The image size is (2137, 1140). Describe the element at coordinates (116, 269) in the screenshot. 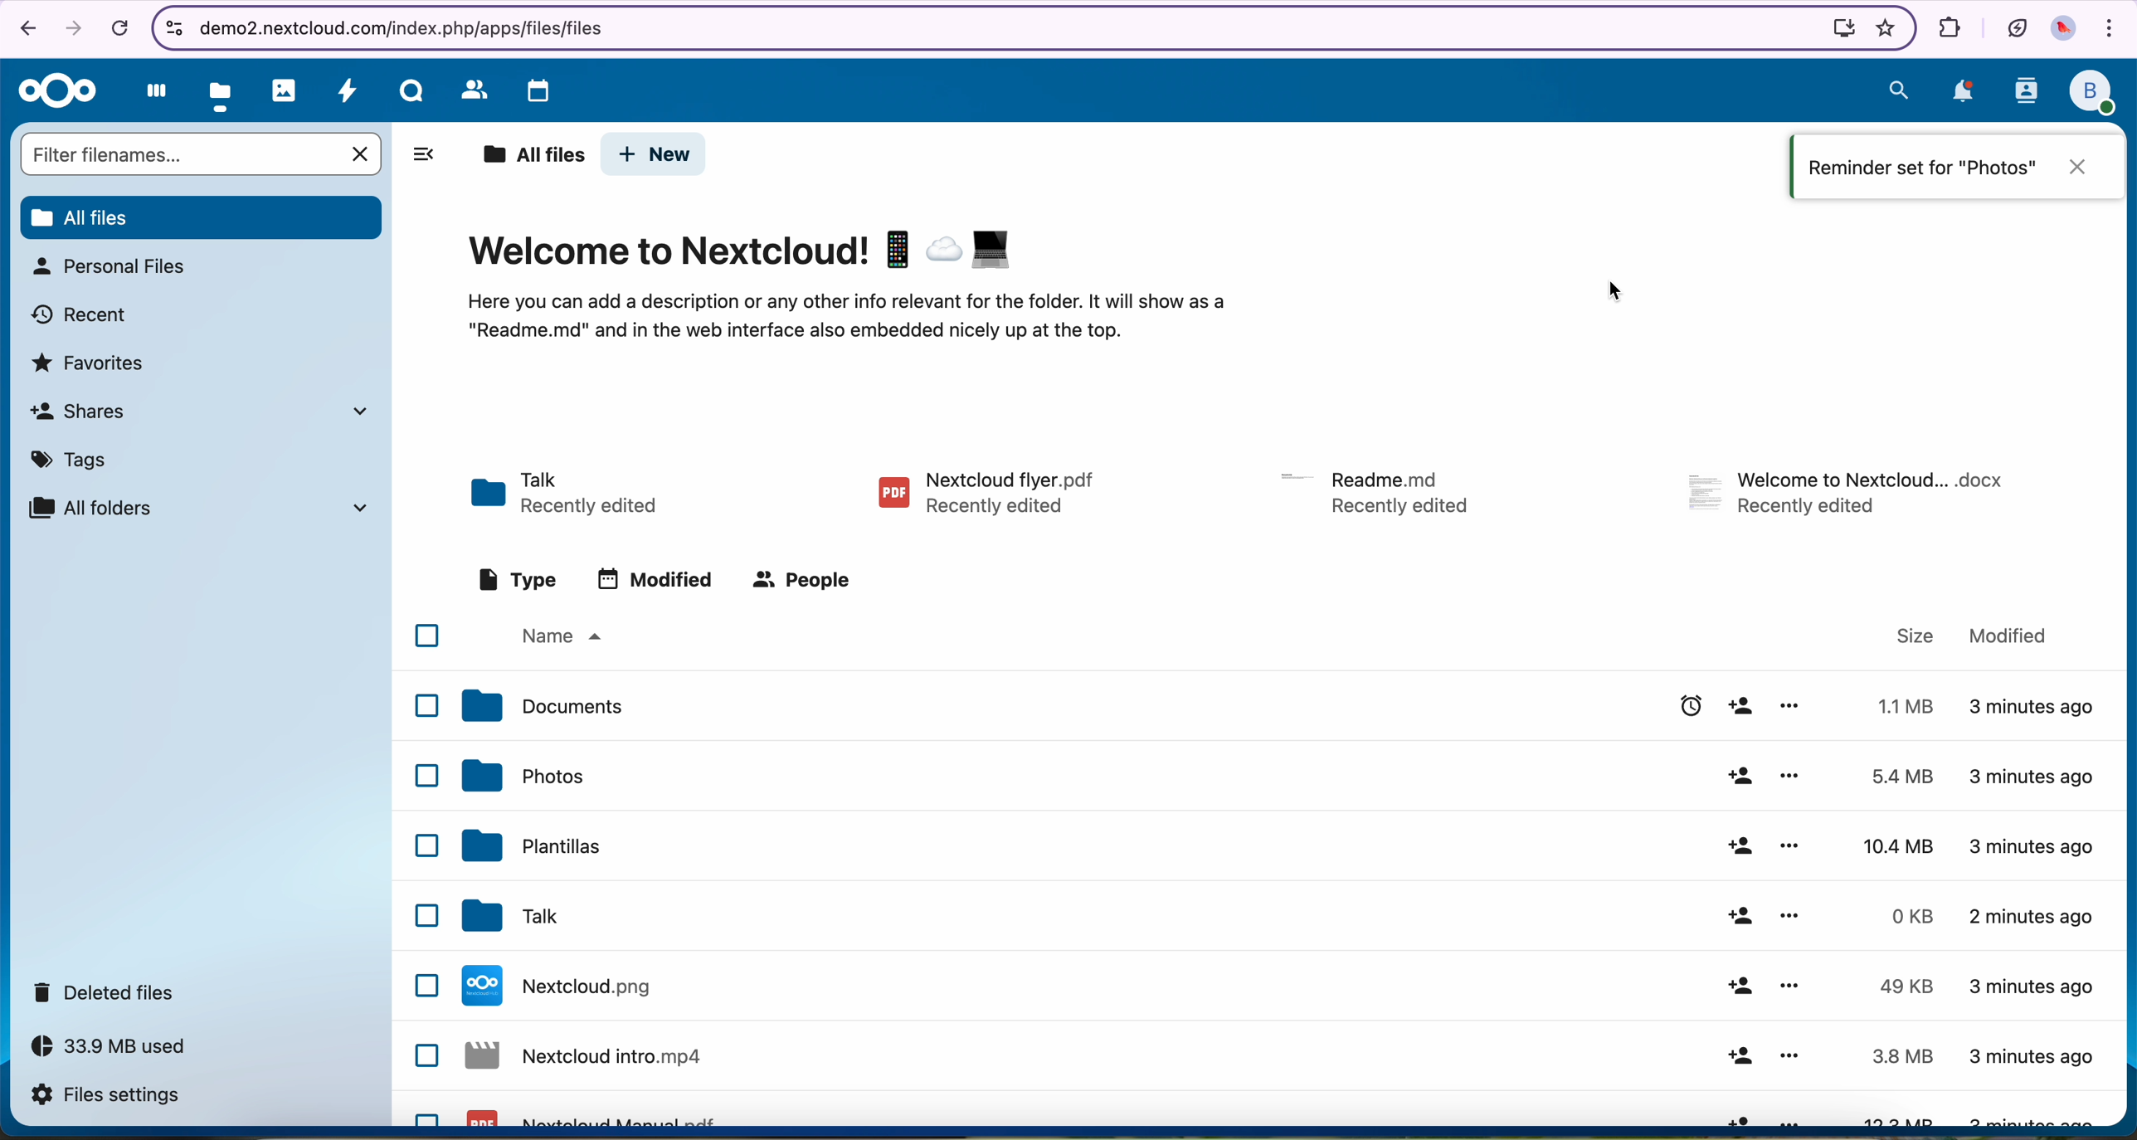

I see `personal files` at that location.